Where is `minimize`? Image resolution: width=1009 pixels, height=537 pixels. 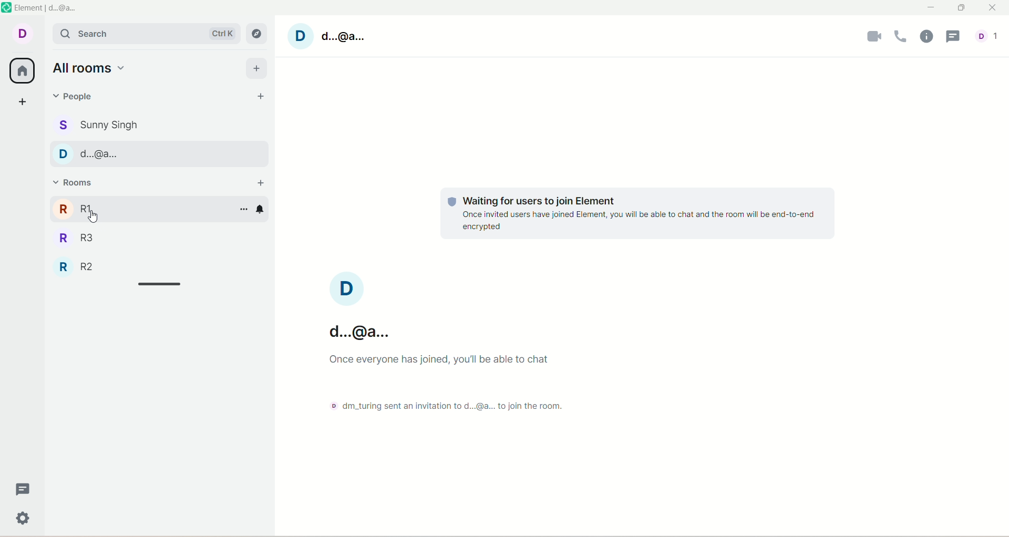
minimize is located at coordinates (931, 8).